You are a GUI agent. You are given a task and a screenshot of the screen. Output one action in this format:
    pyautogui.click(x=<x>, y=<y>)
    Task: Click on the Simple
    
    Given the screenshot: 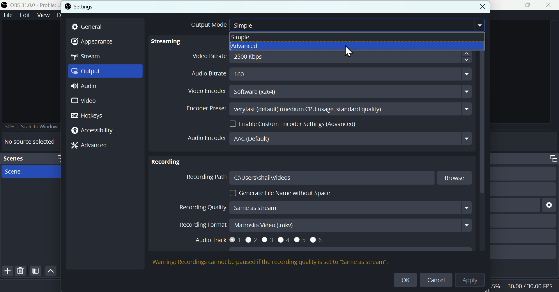 What is the action you would take?
    pyautogui.click(x=253, y=37)
    